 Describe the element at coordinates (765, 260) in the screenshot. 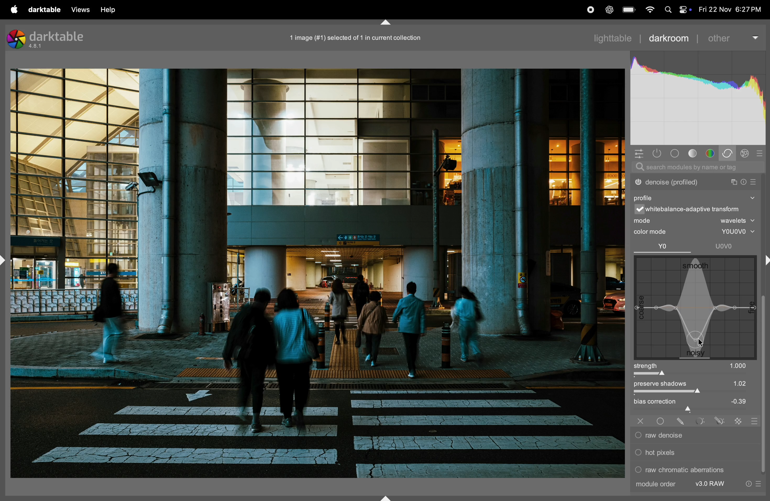

I see `shift+ctrl+r` at that location.